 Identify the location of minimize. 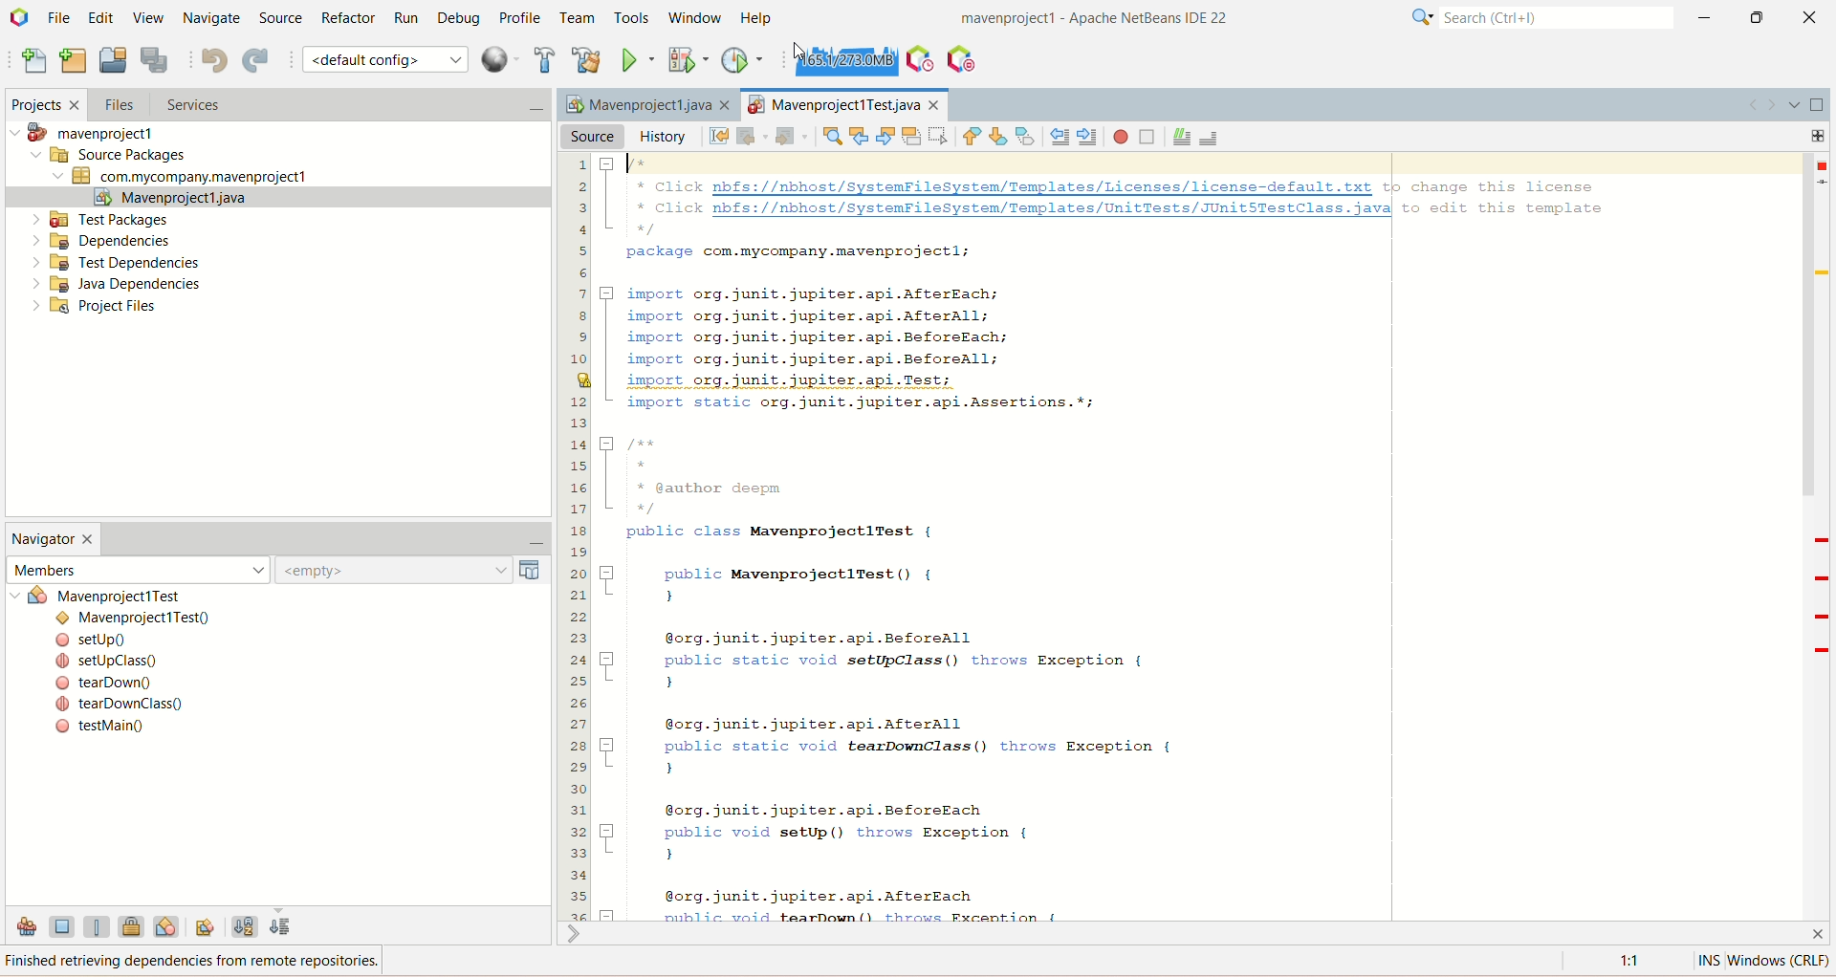
(532, 543).